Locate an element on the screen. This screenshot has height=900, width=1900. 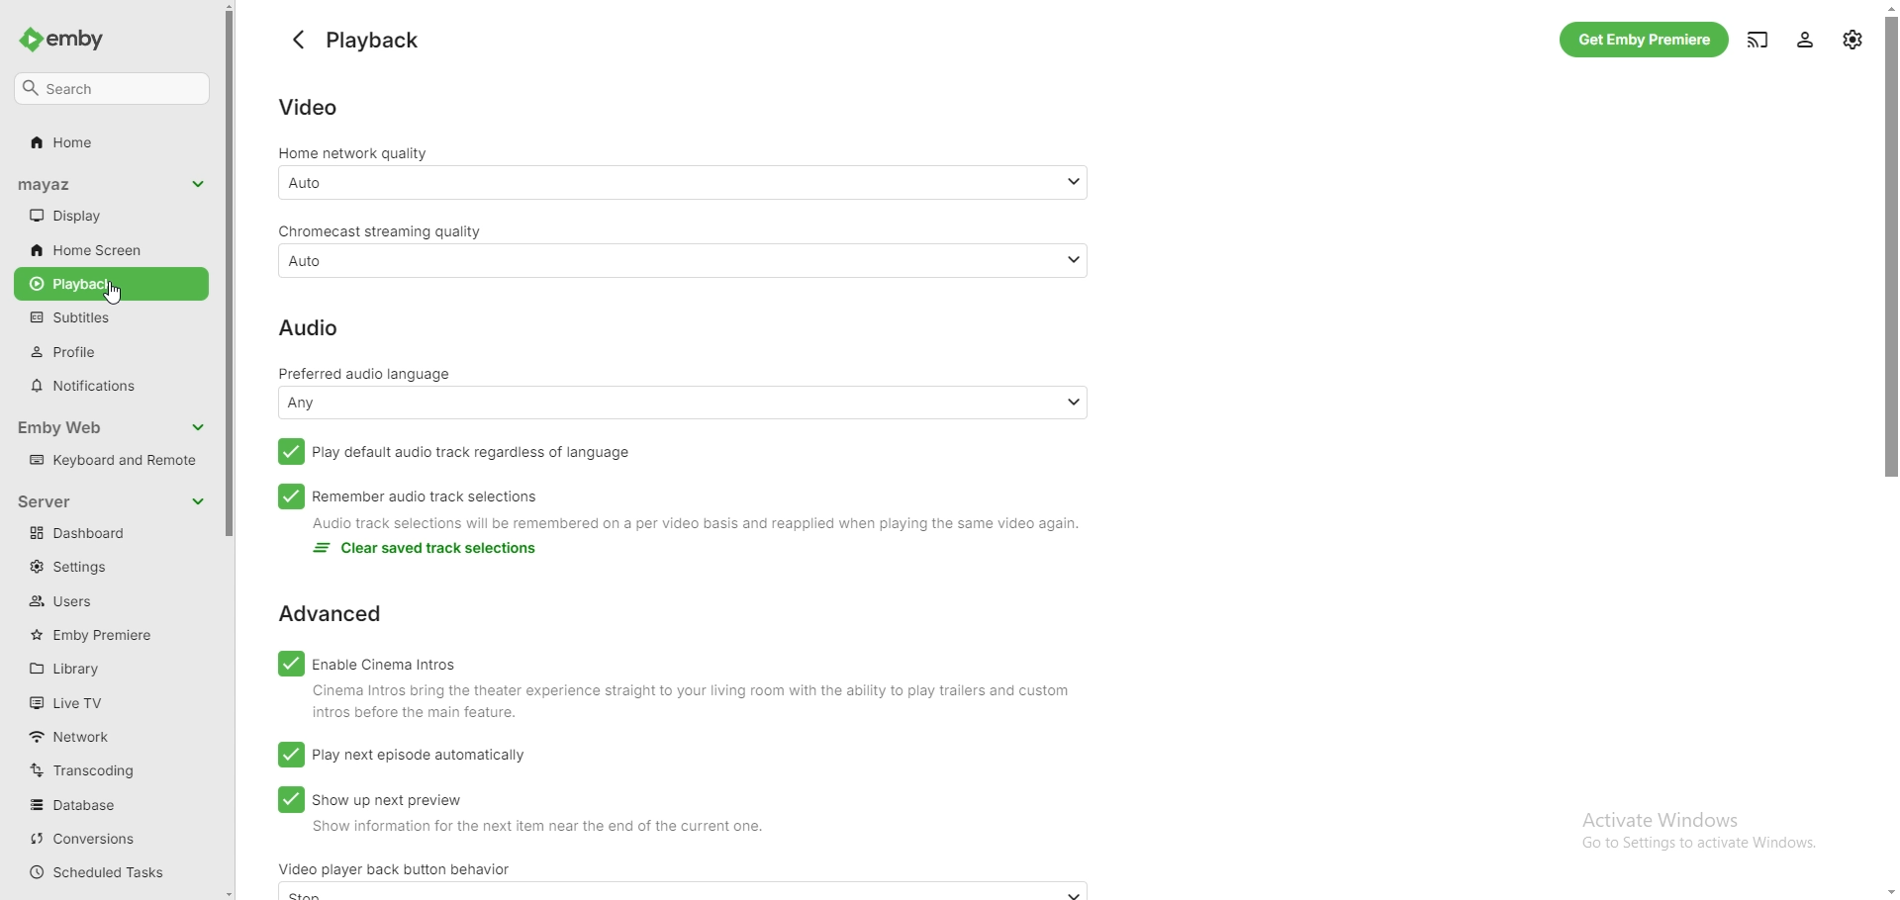
home is located at coordinates (107, 143).